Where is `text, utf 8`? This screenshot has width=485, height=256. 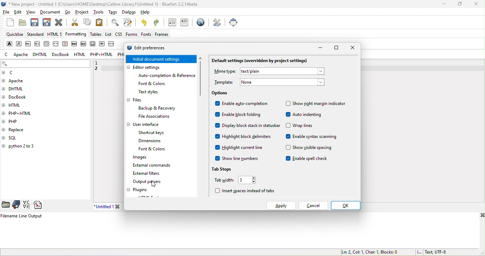
text, utf 8 is located at coordinates (431, 252).